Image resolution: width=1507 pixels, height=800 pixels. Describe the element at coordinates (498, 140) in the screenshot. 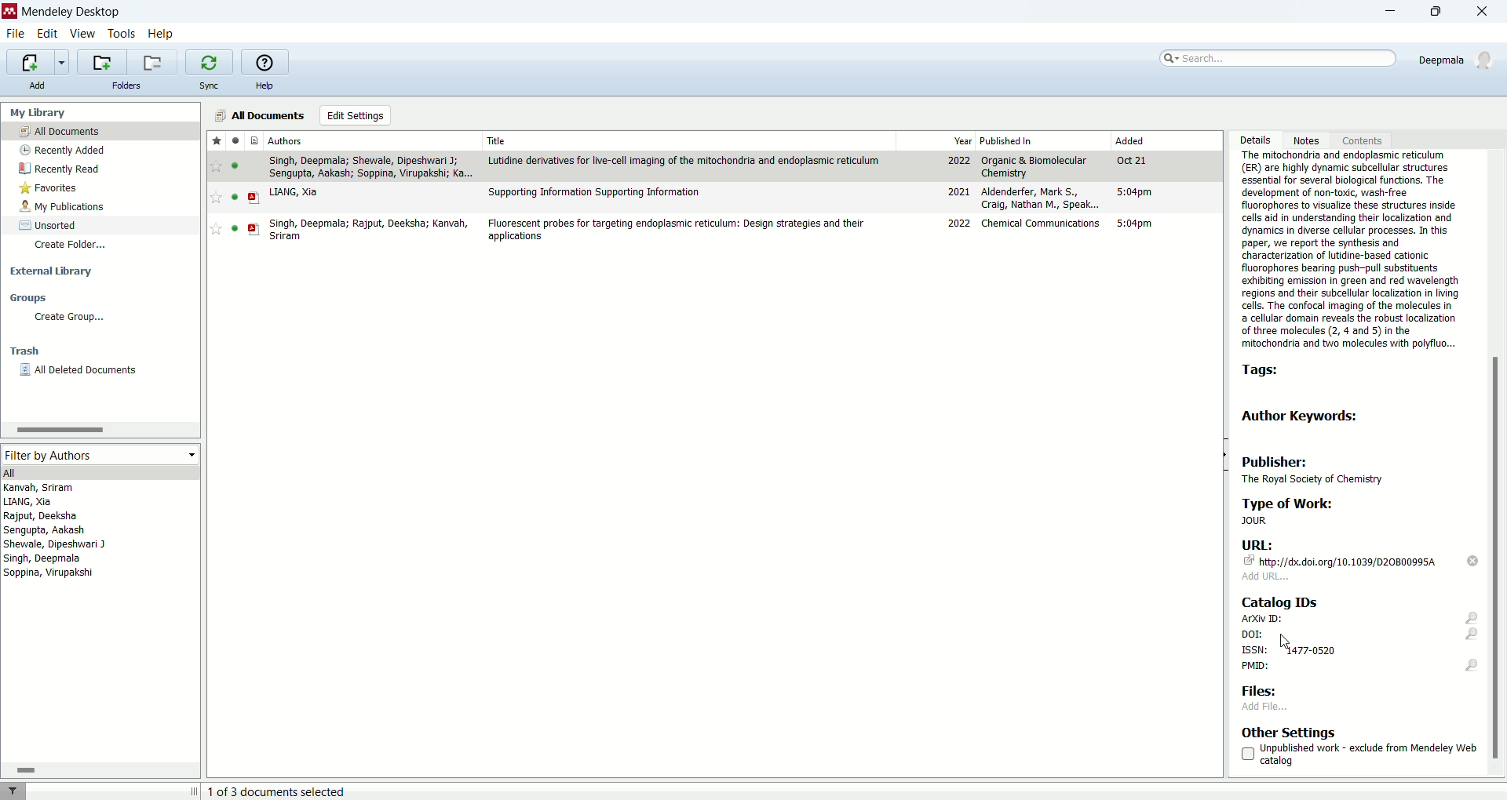

I see `title` at that location.